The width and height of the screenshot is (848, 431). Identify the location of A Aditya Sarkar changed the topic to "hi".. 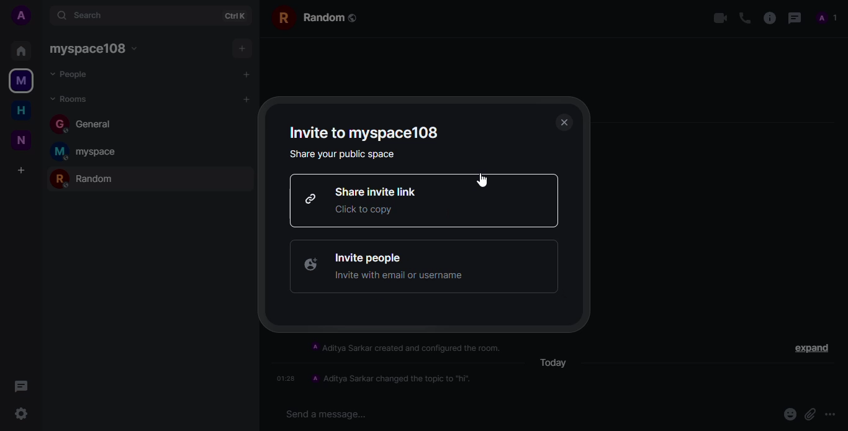
(399, 378).